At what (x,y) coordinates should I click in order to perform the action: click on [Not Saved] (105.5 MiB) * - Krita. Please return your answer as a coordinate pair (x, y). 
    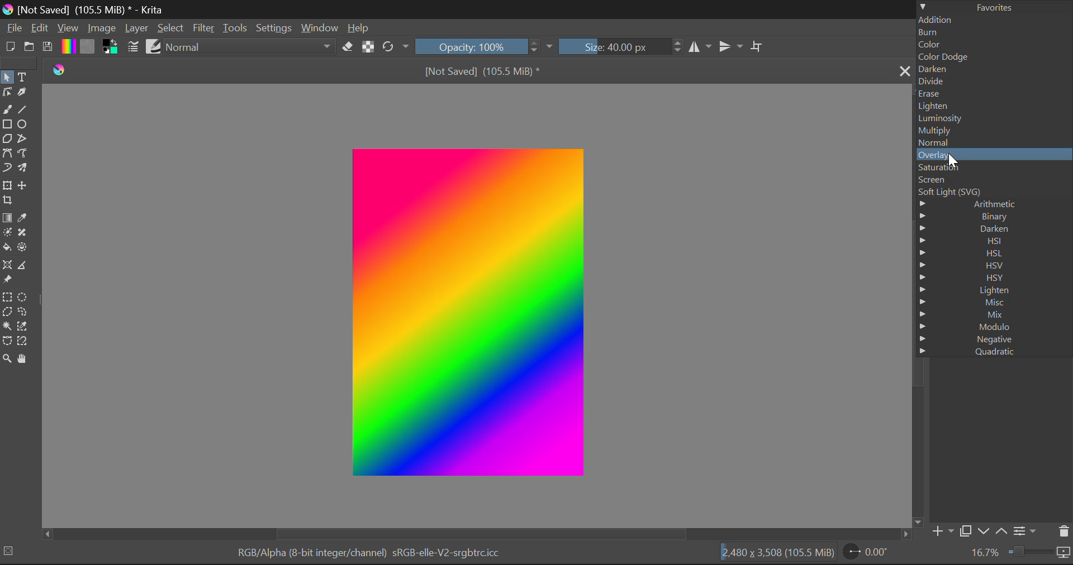
    Looking at the image, I should click on (93, 10).